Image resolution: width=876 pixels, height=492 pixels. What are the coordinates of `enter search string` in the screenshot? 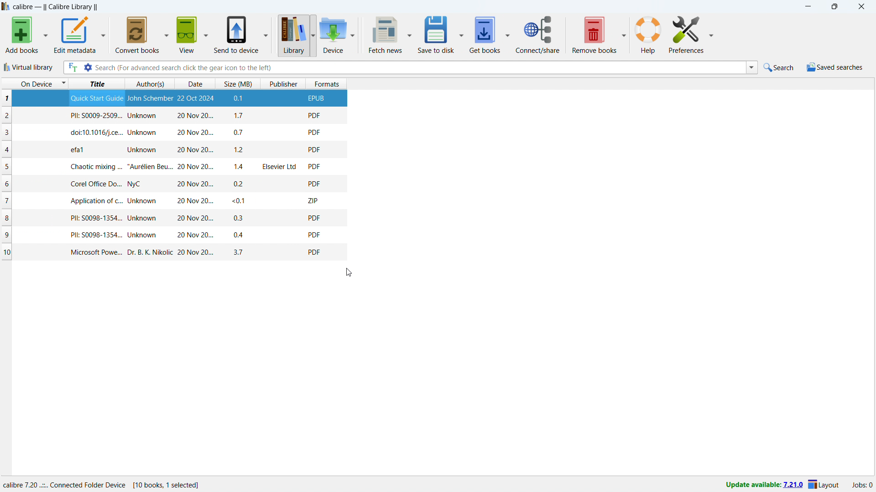 It's located at (419, 67).